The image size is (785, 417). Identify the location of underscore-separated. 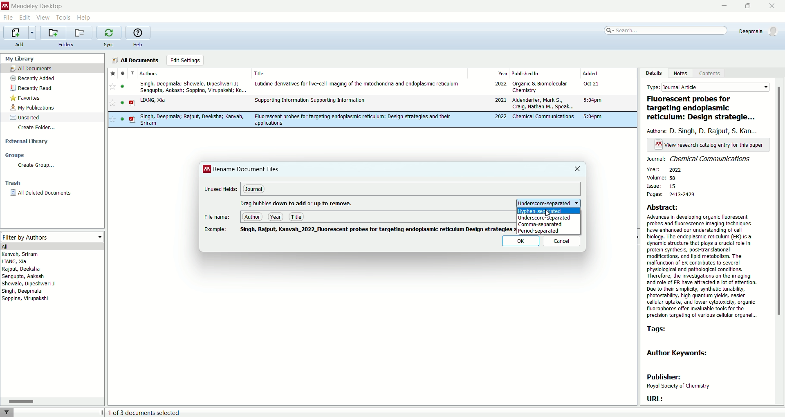
(547, 217).